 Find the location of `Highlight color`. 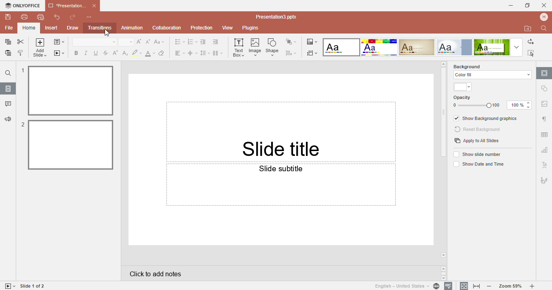

Highlight color is located at coordinates (137, 53).